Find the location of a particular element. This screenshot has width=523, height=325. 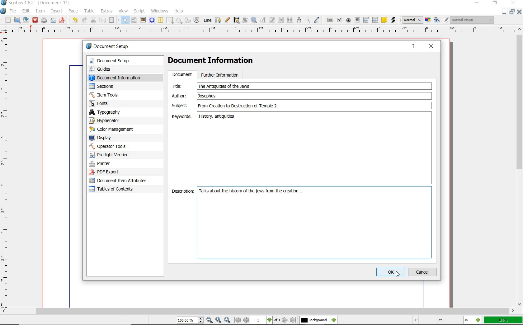

print is located at coordinates (44, 21).